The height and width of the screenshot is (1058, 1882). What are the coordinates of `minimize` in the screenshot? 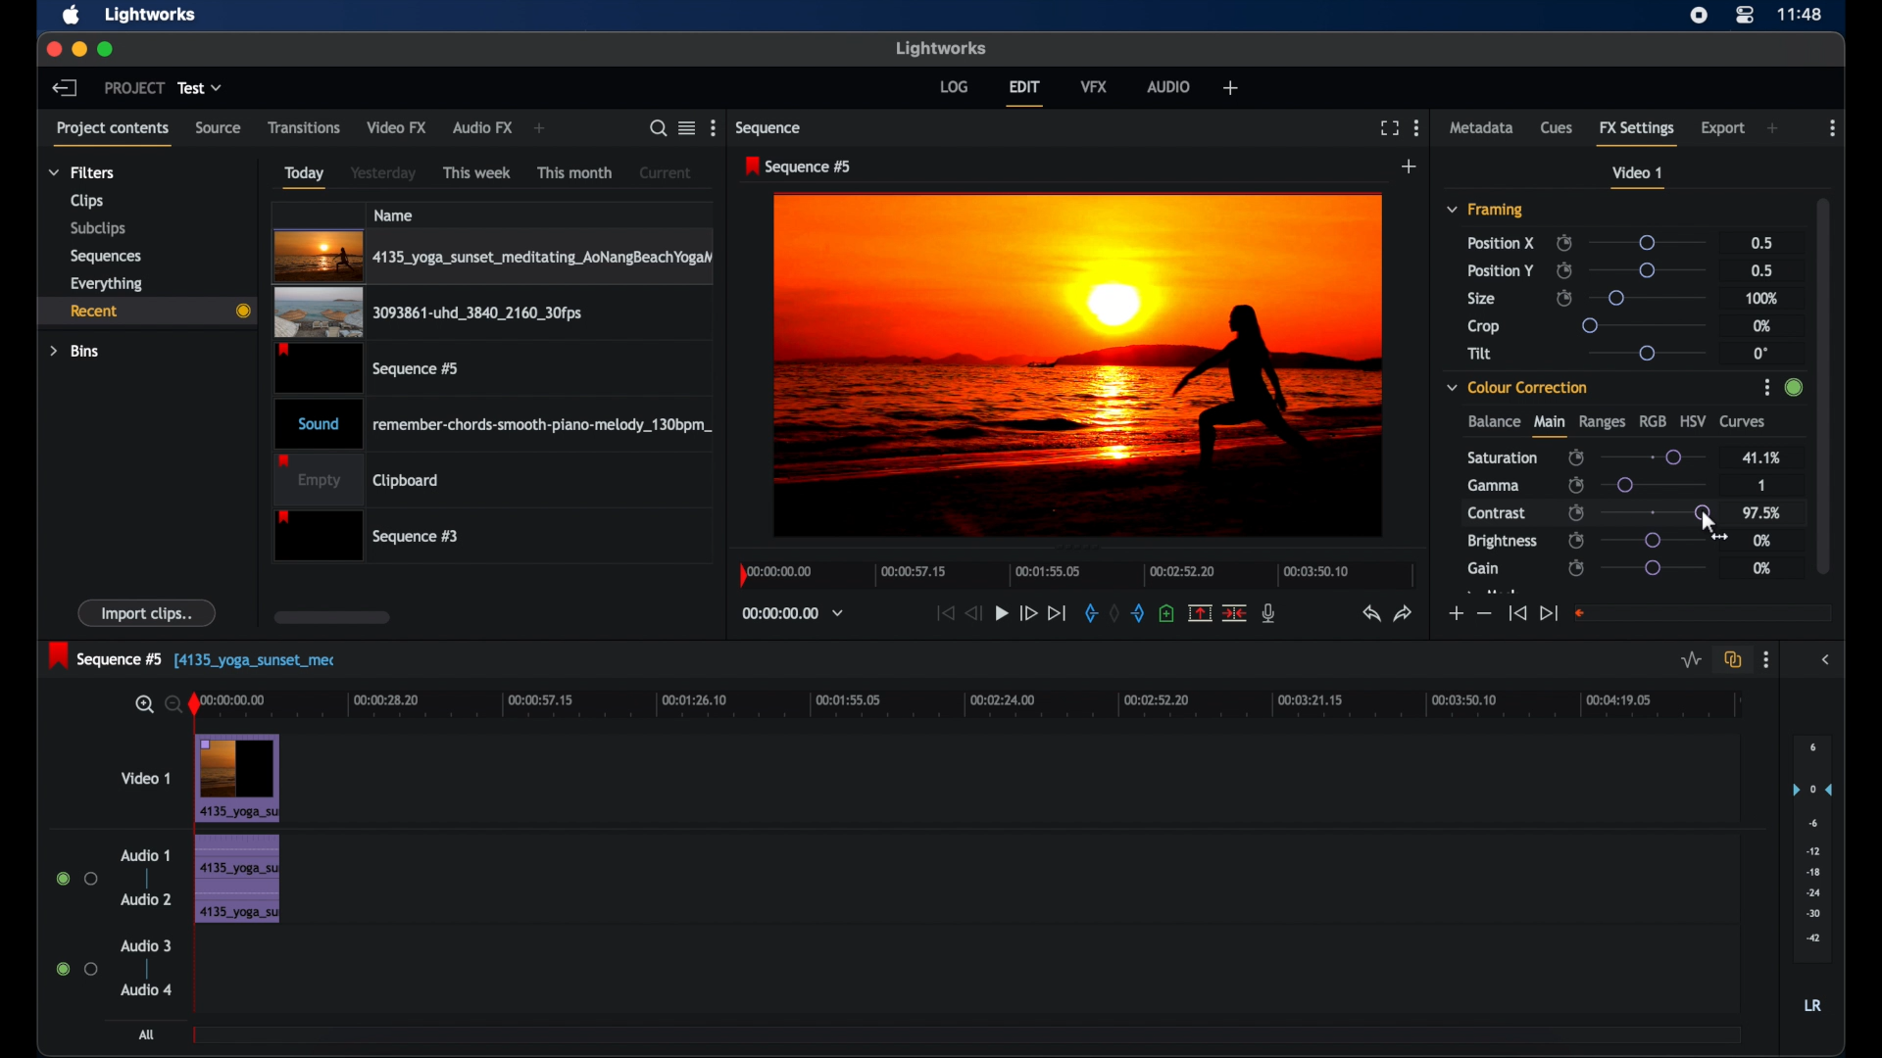 It's located at (75, 49).